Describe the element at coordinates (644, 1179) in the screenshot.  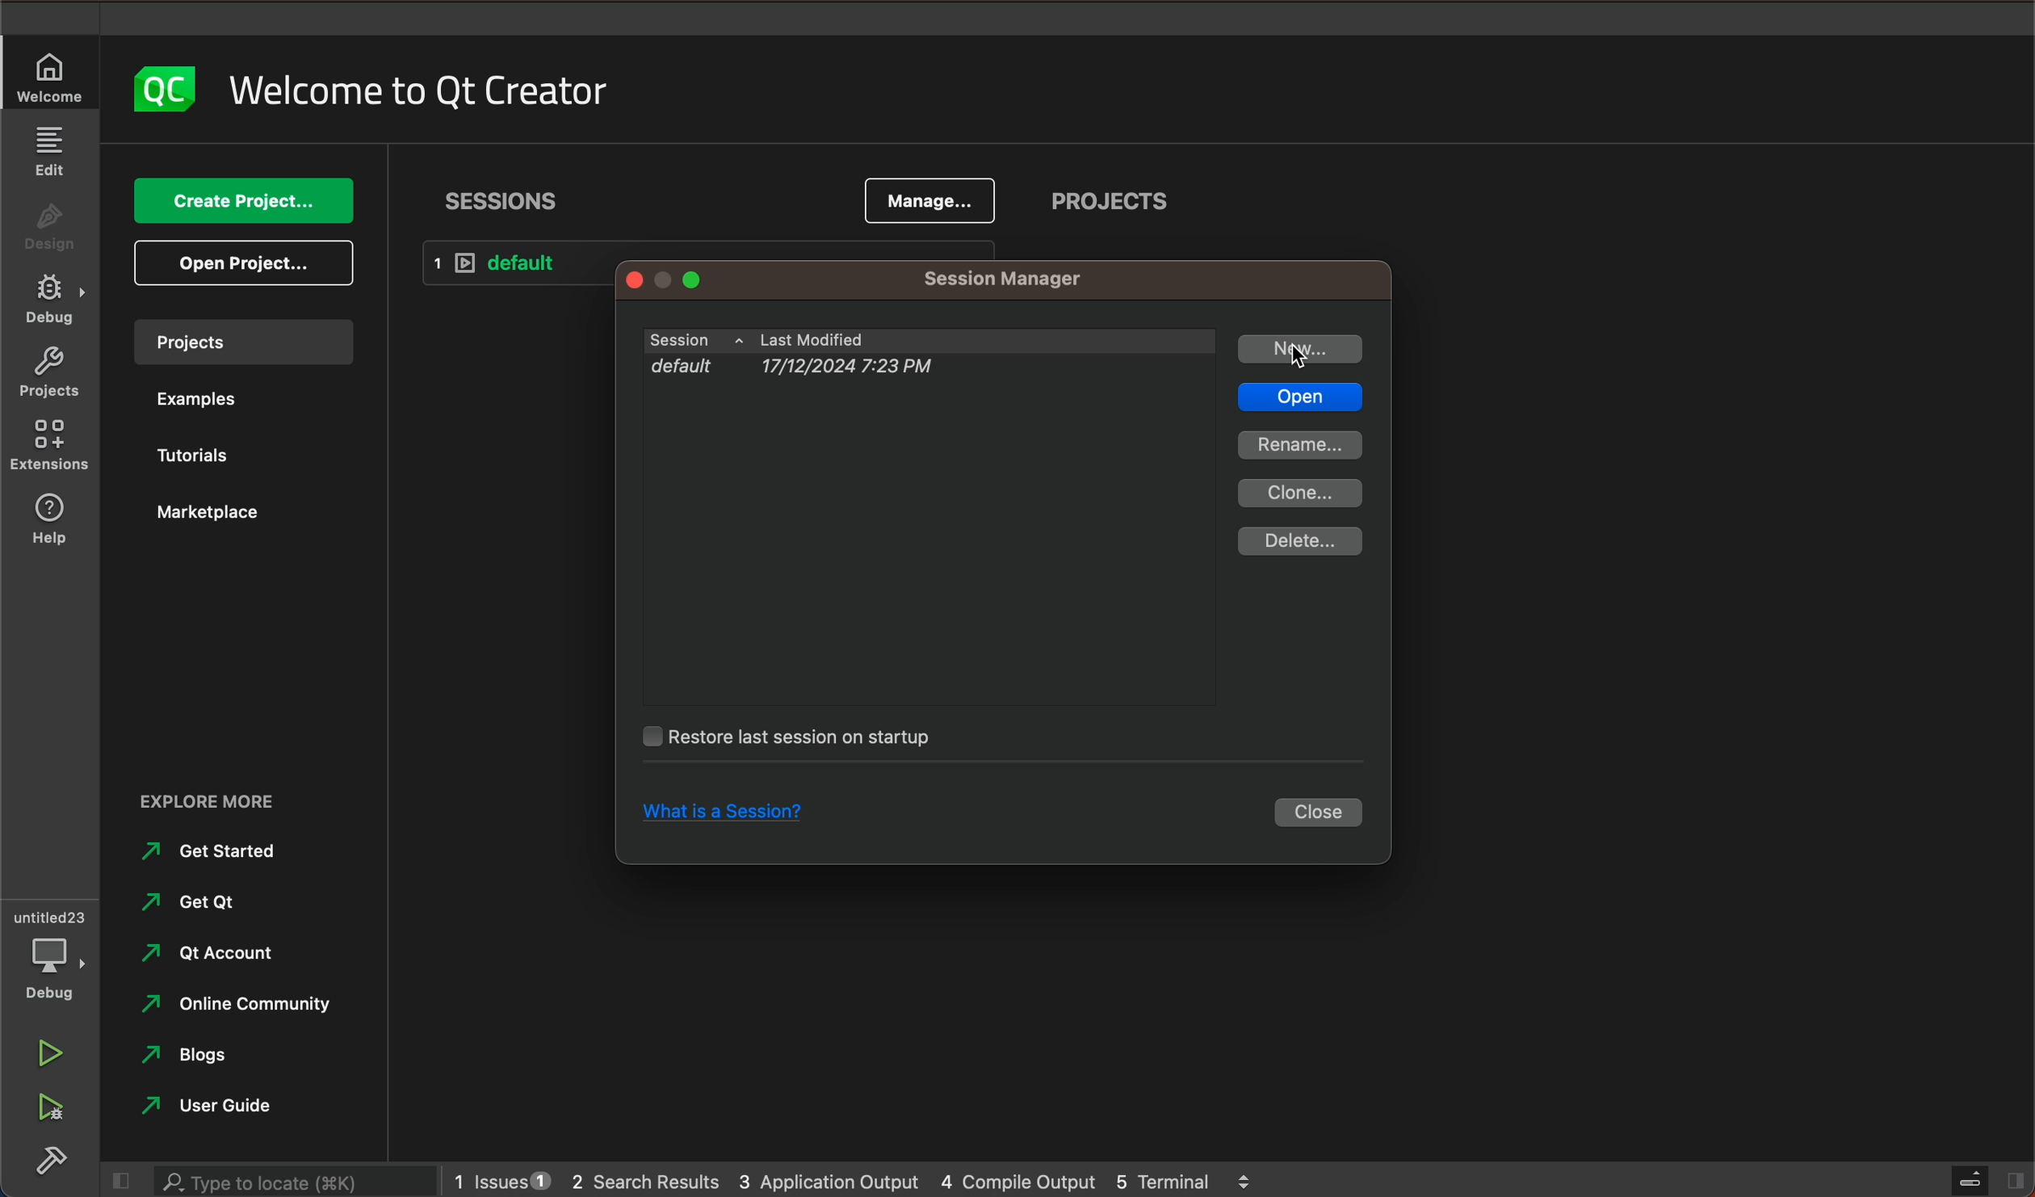
I see `search results` at that location.